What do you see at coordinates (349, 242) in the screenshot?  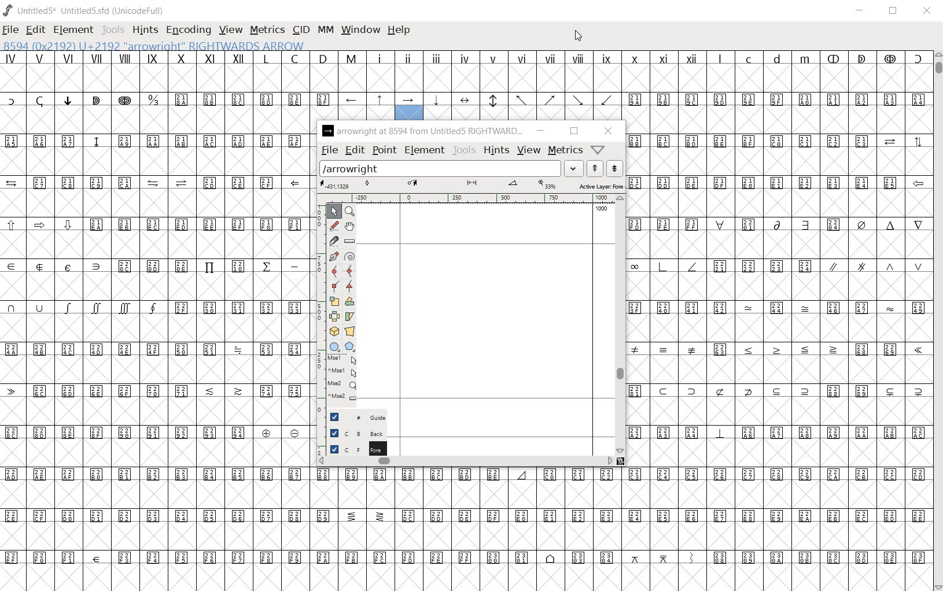 I see `measure a distance, angle between points` at bounding box center [349, 242].